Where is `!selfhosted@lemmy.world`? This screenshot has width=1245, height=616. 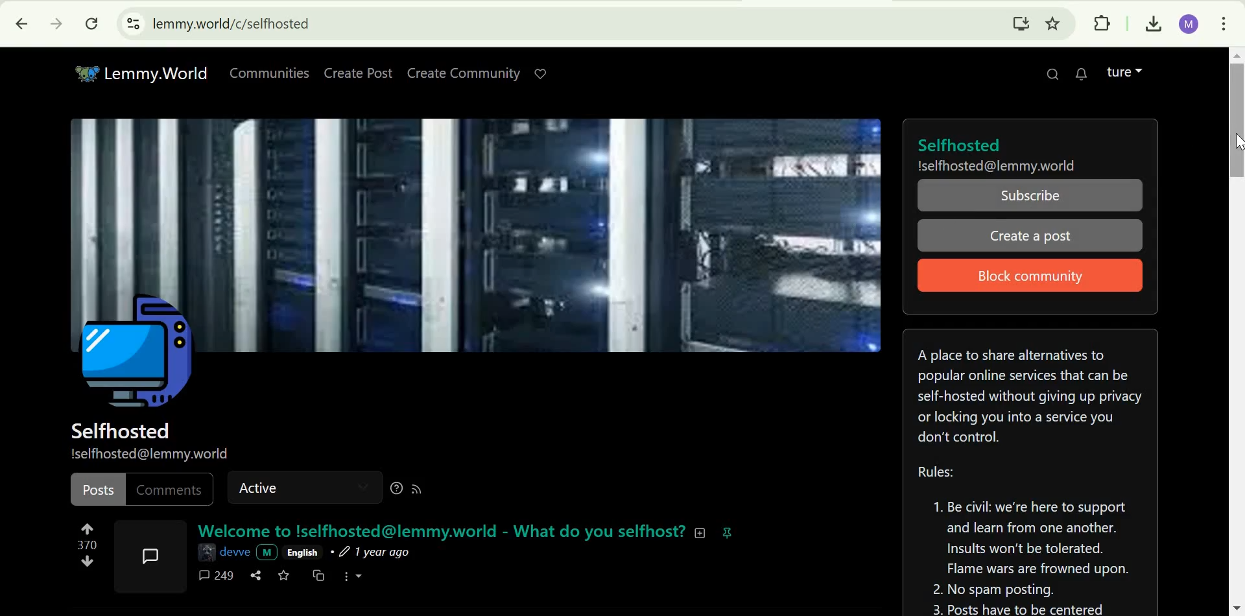 !selfhosted@lemmy.world is located at coordinates (998, 165).